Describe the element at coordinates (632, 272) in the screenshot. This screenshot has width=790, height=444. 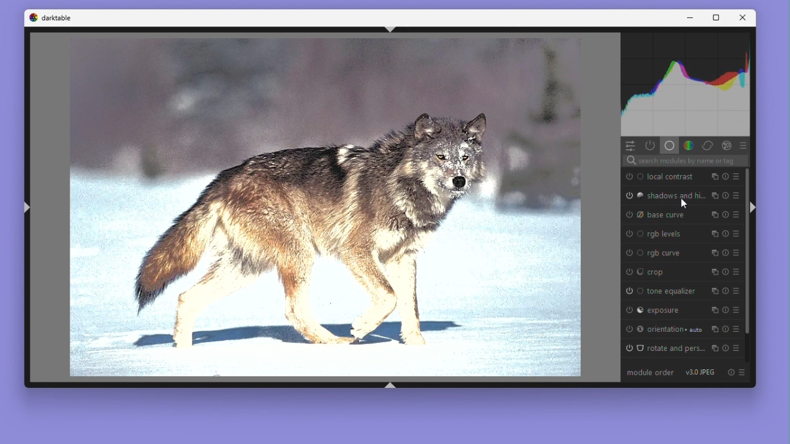
I see `'Crop' is switched on` at that location.